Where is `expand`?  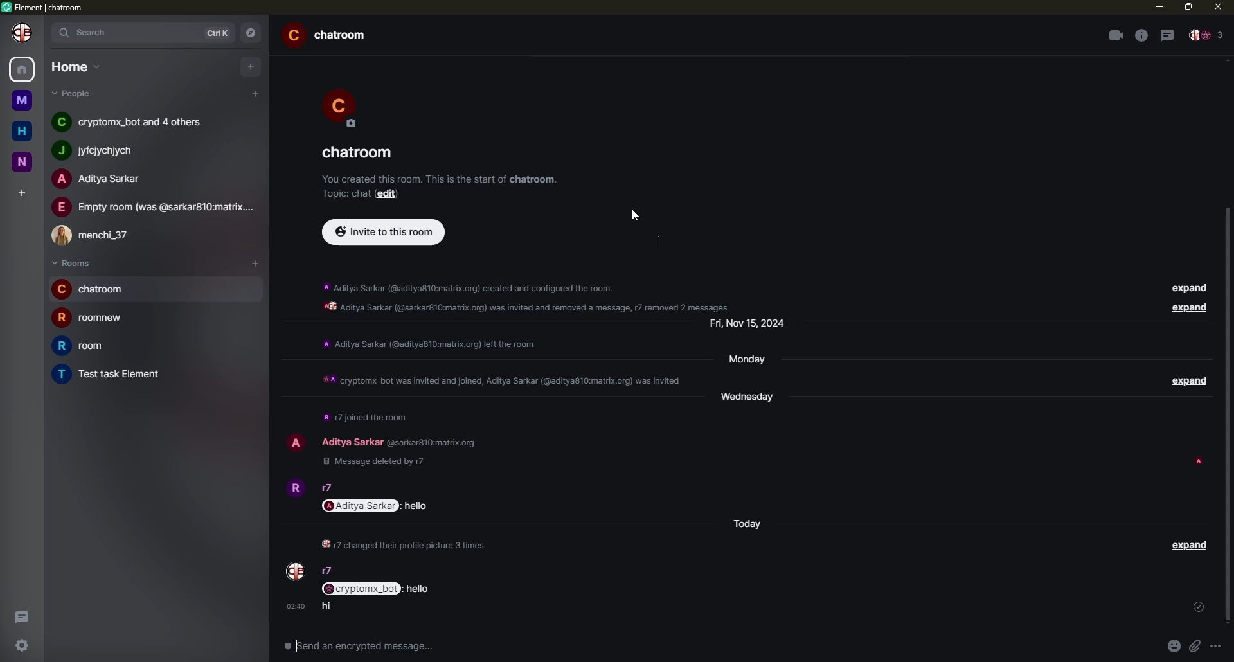
expand is located at coordinates (1192, 309).